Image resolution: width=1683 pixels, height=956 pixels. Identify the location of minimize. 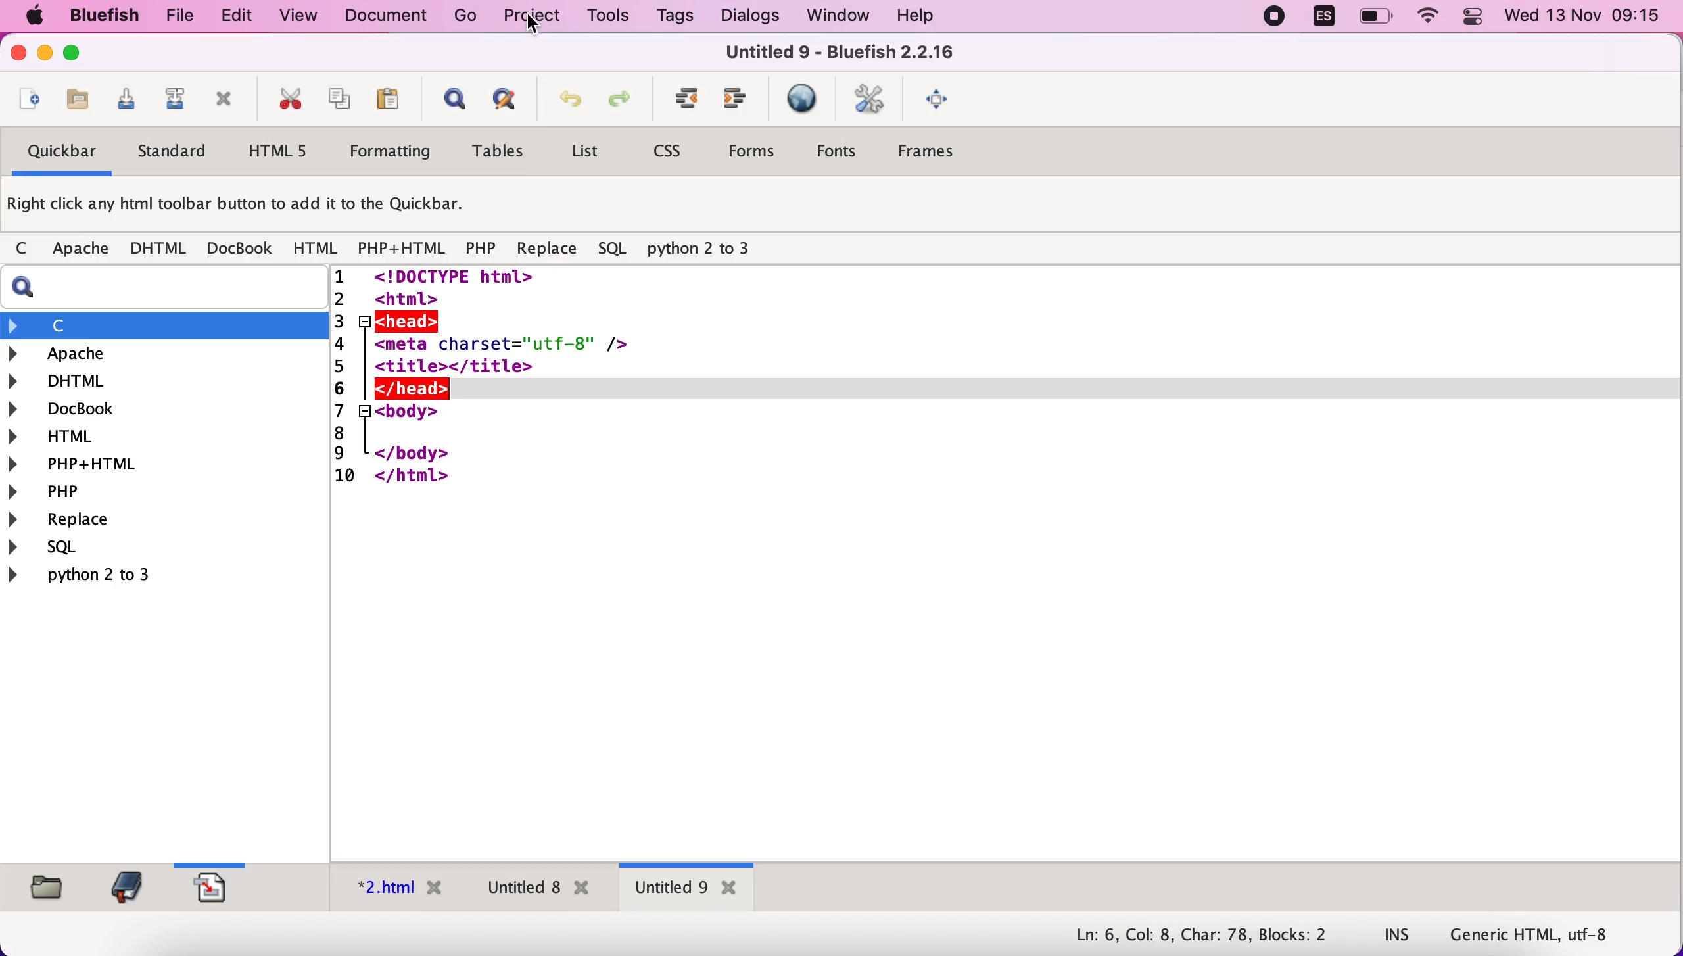
(45, 56).